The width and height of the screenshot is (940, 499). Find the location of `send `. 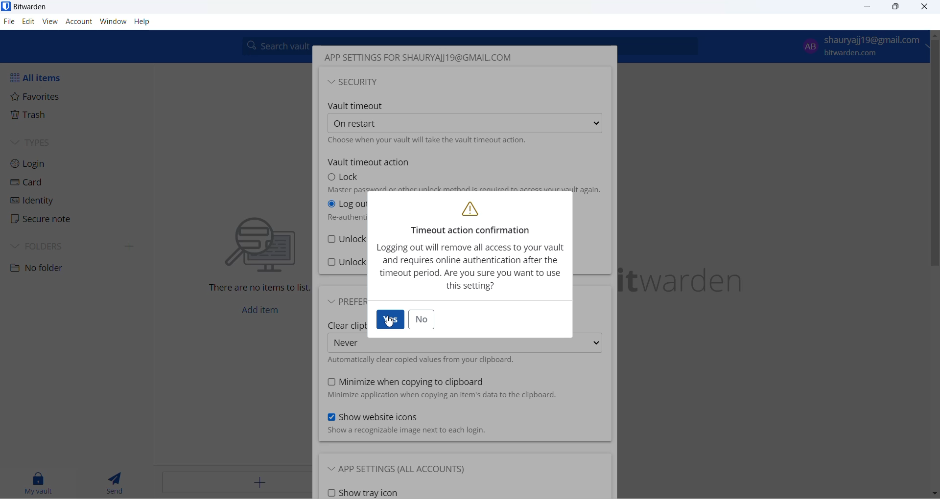

send  is located at coordinates (115, 482).